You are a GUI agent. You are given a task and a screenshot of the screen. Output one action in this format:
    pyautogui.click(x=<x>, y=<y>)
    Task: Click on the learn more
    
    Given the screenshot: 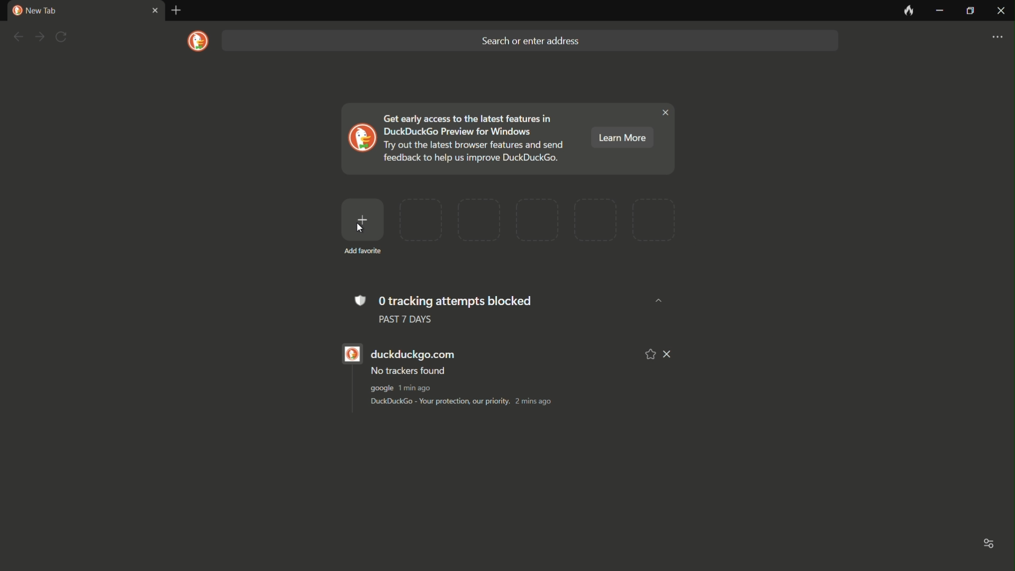 What is the action you would take?
    pyautogui.click(x=620, y=139)
    